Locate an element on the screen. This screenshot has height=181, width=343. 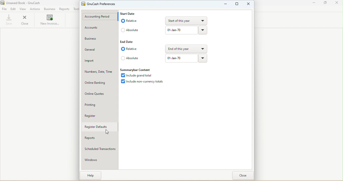
Drop down is located at coordinates (185, 49).